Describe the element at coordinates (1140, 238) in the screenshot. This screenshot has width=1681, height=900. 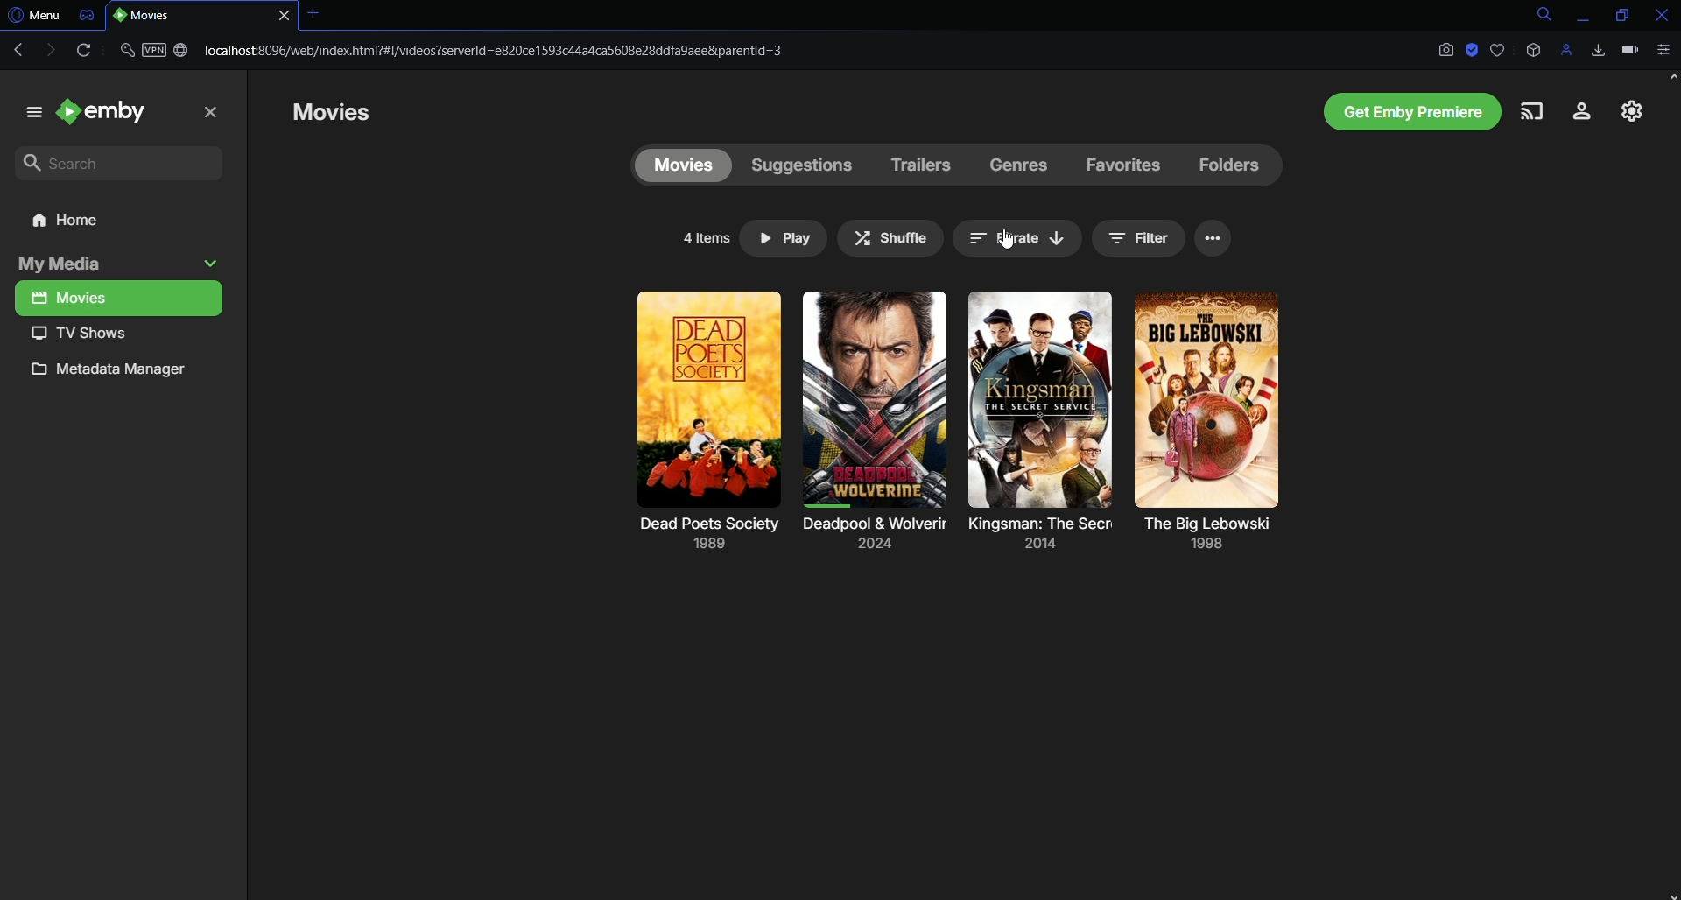
I see `Filter` at that location.